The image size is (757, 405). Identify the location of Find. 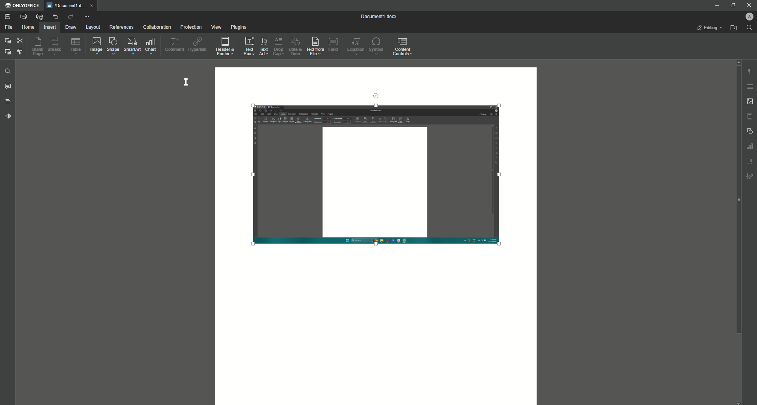
(8, 71).